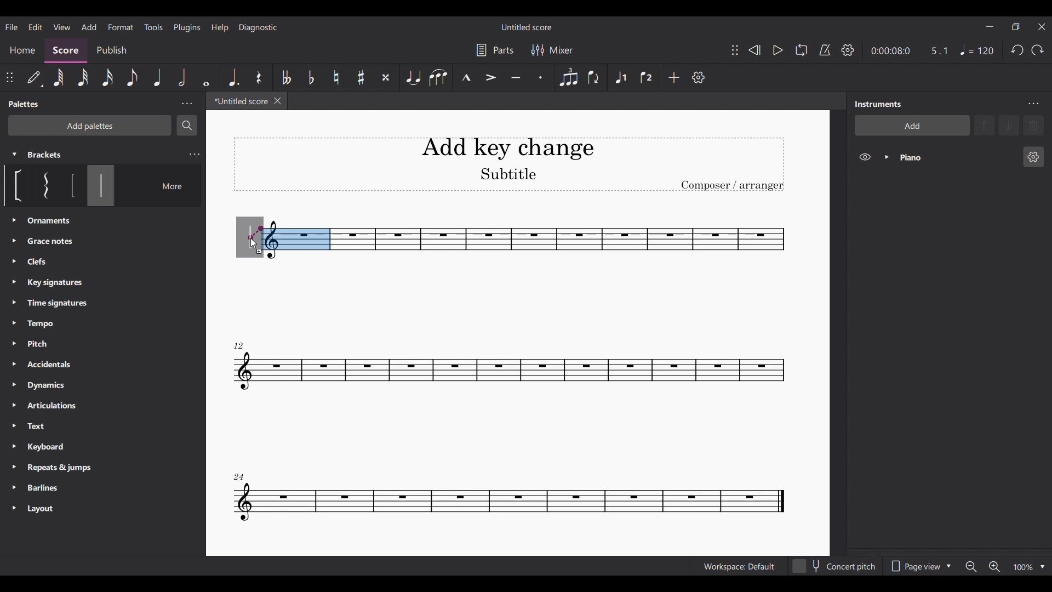  Describe the element at coordinates (865, 157) in the screenshot. I see `Show/Hide instrument` at that location.